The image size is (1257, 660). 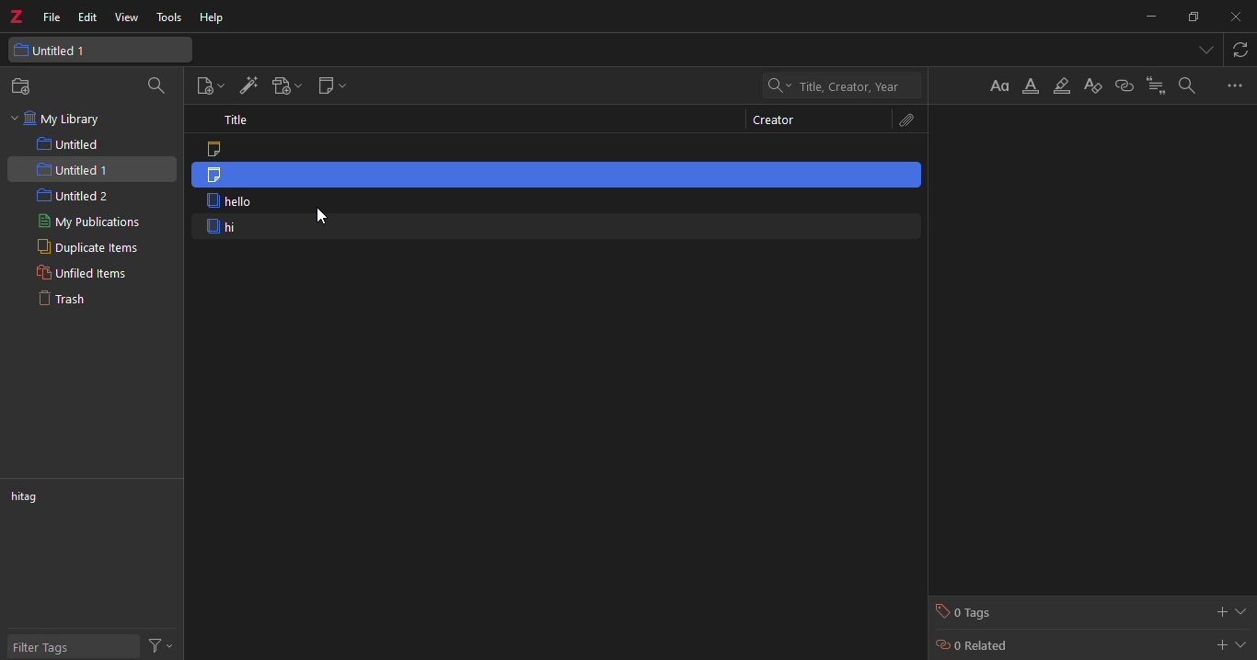 I want to click on hello, so click(x=242, y=201).